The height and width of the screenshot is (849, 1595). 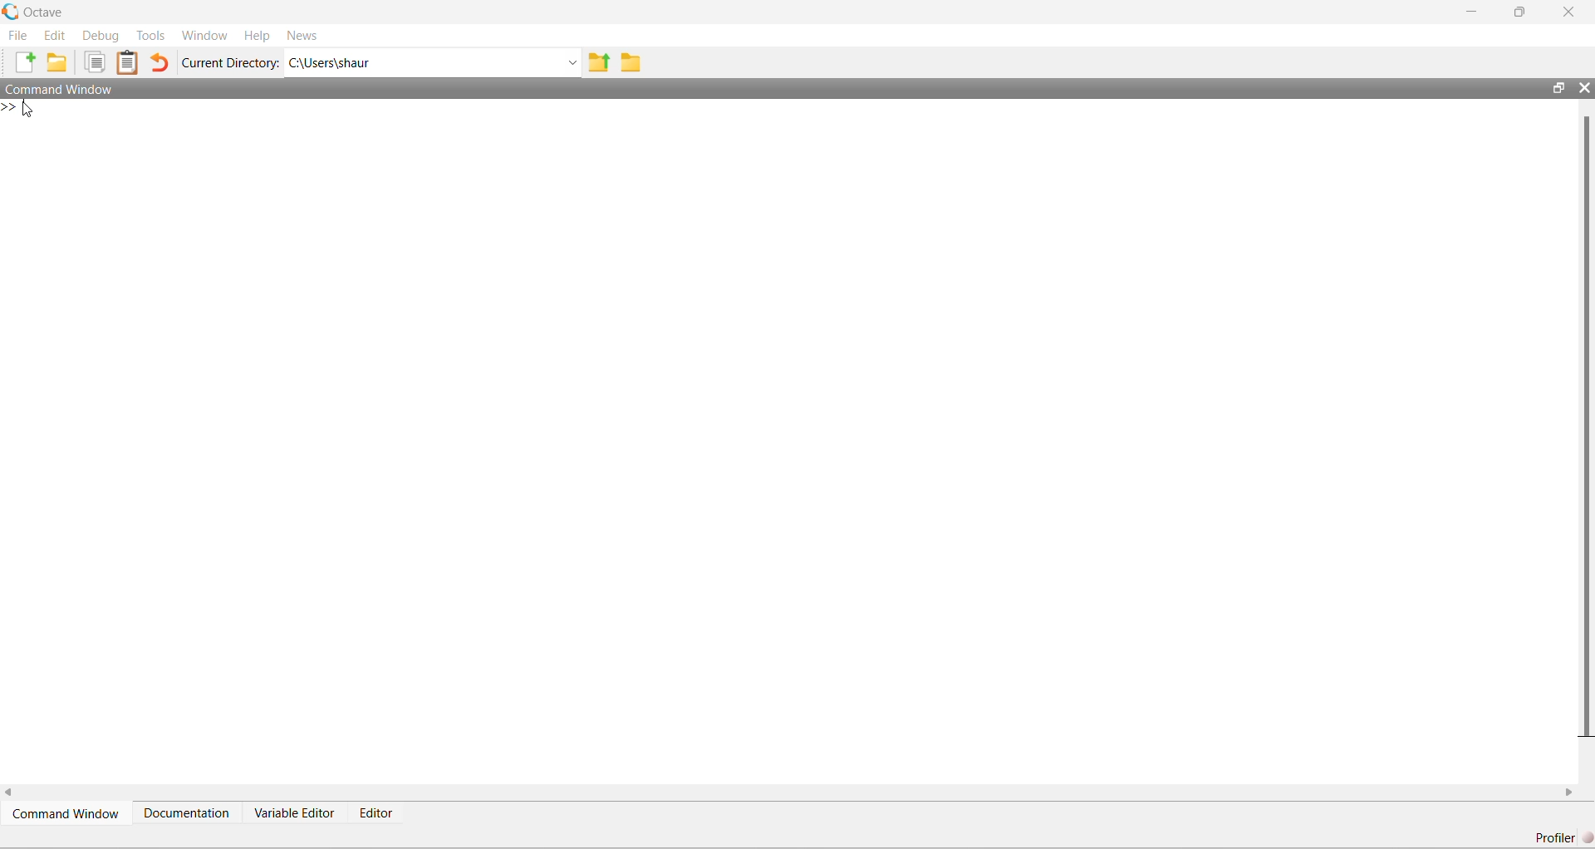 What do you see at coordinates (1519, 12) in the screenshot?
I see `maximize` at bounding box center [1519, 12].